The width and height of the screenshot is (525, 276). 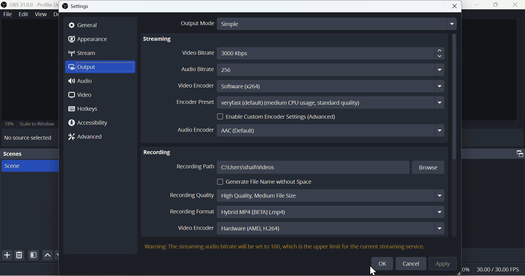 What do you see at coordinates (380, 264) in the screenshot?
I see `cursor` at bounding box center [380, 264].